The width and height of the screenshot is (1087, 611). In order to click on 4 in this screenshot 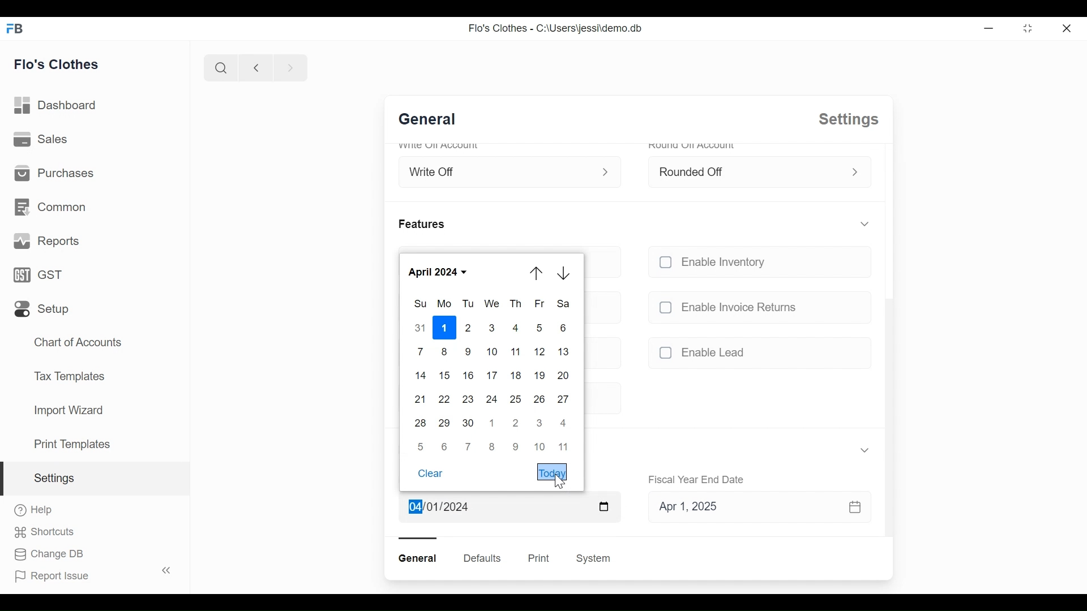, I will do `click(515, 328)`.